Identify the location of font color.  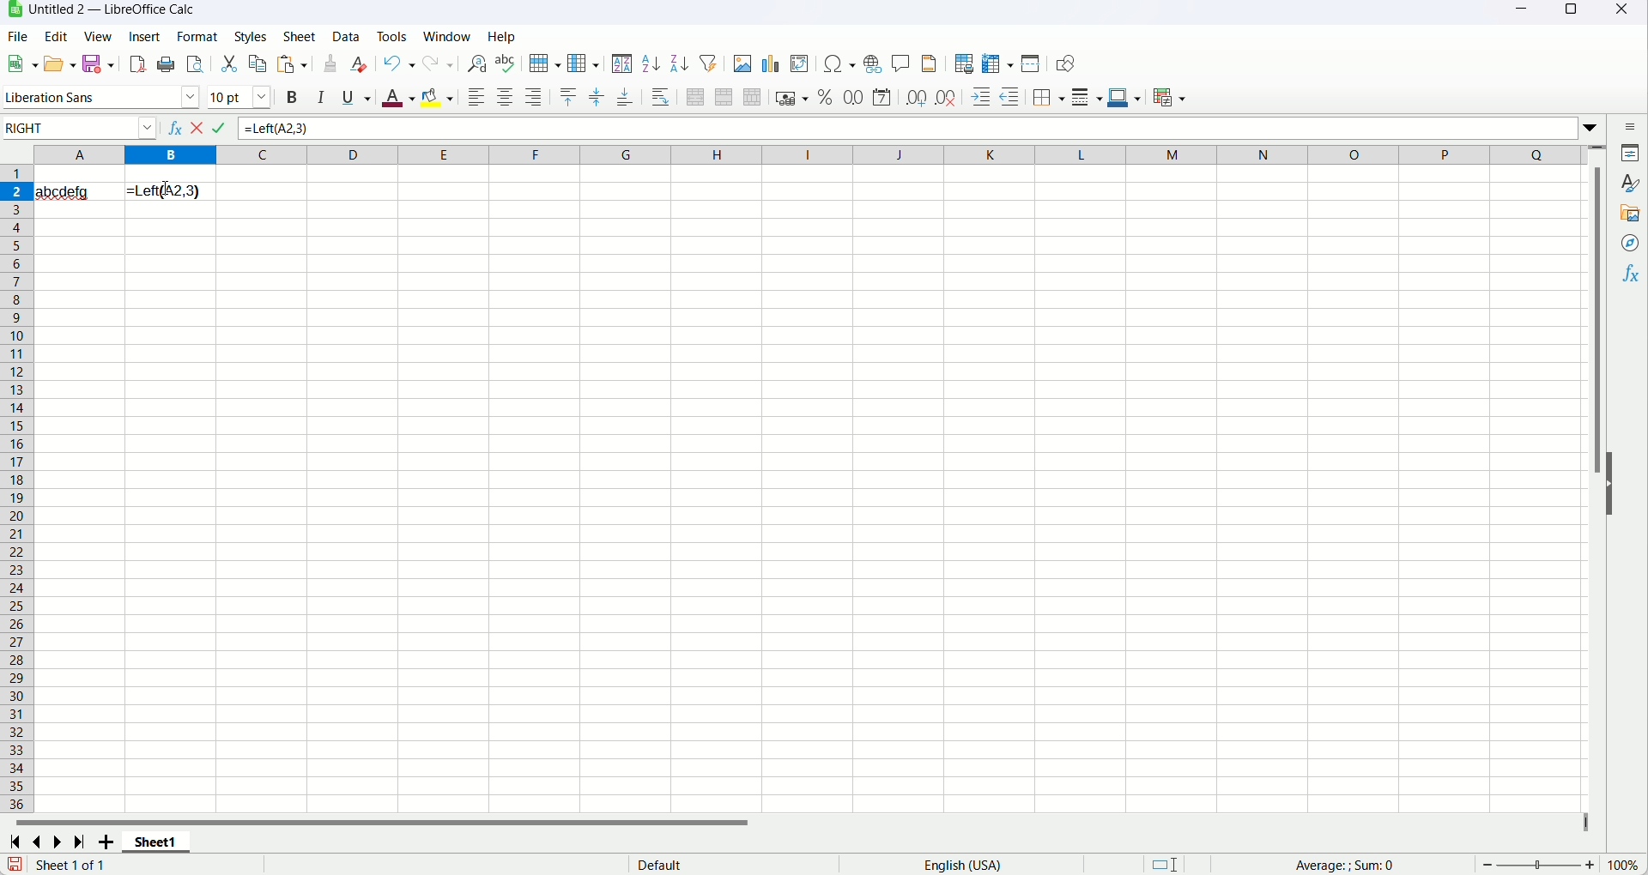
(399, 99).